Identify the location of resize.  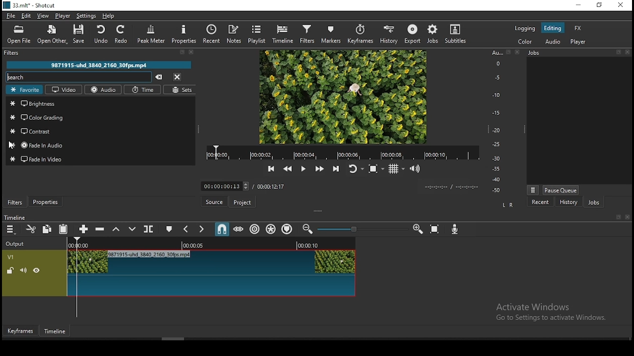
(618, 52).